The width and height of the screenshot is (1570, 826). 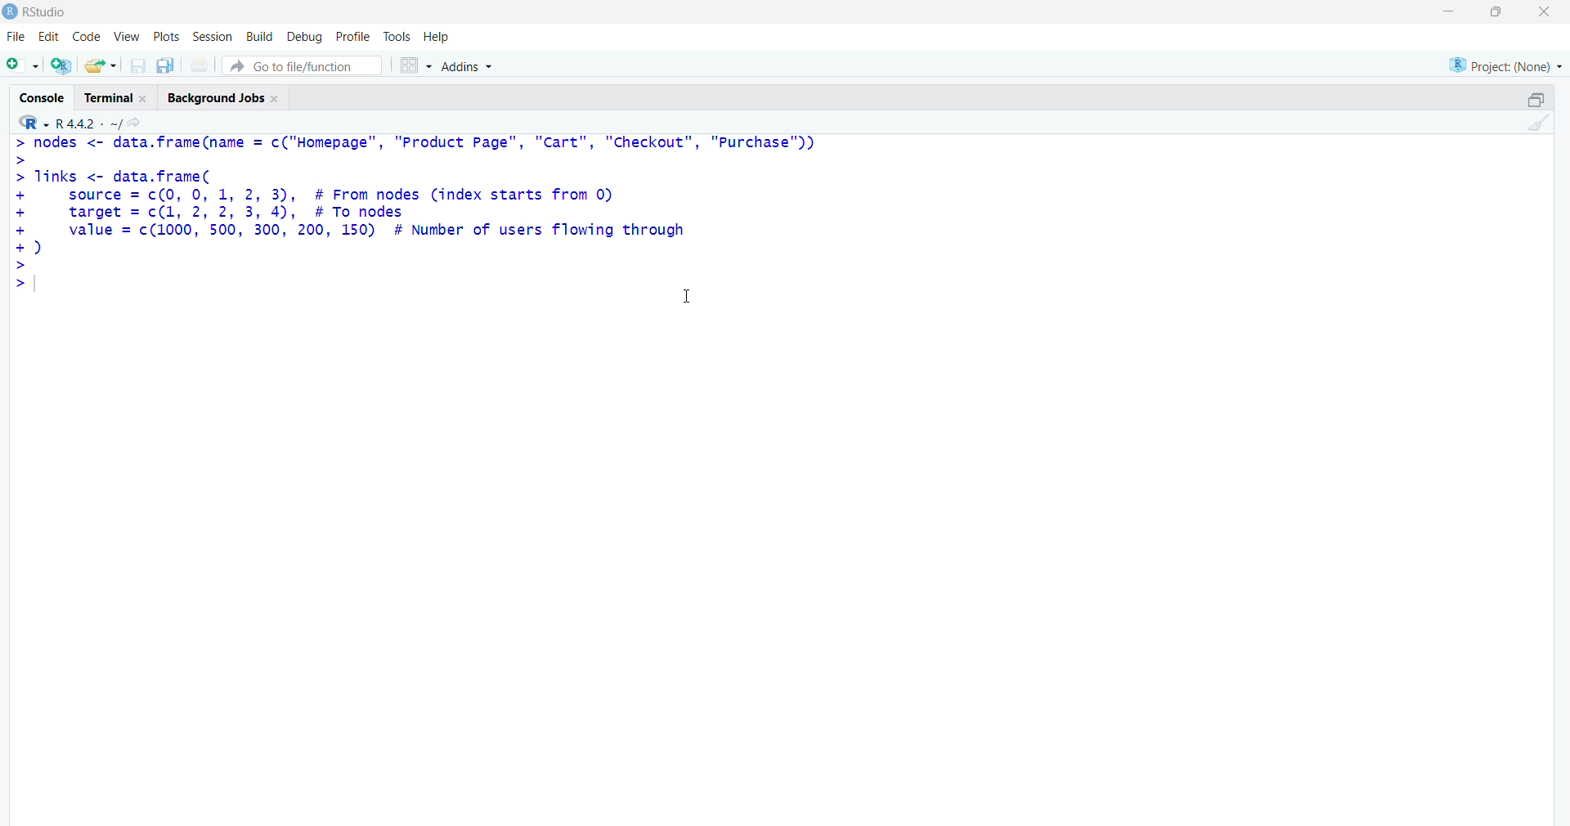 What do you see at coordinates (105, 123) in the screenshot?
I see `R-R442 - ~/` at bounding box center [105, 123].